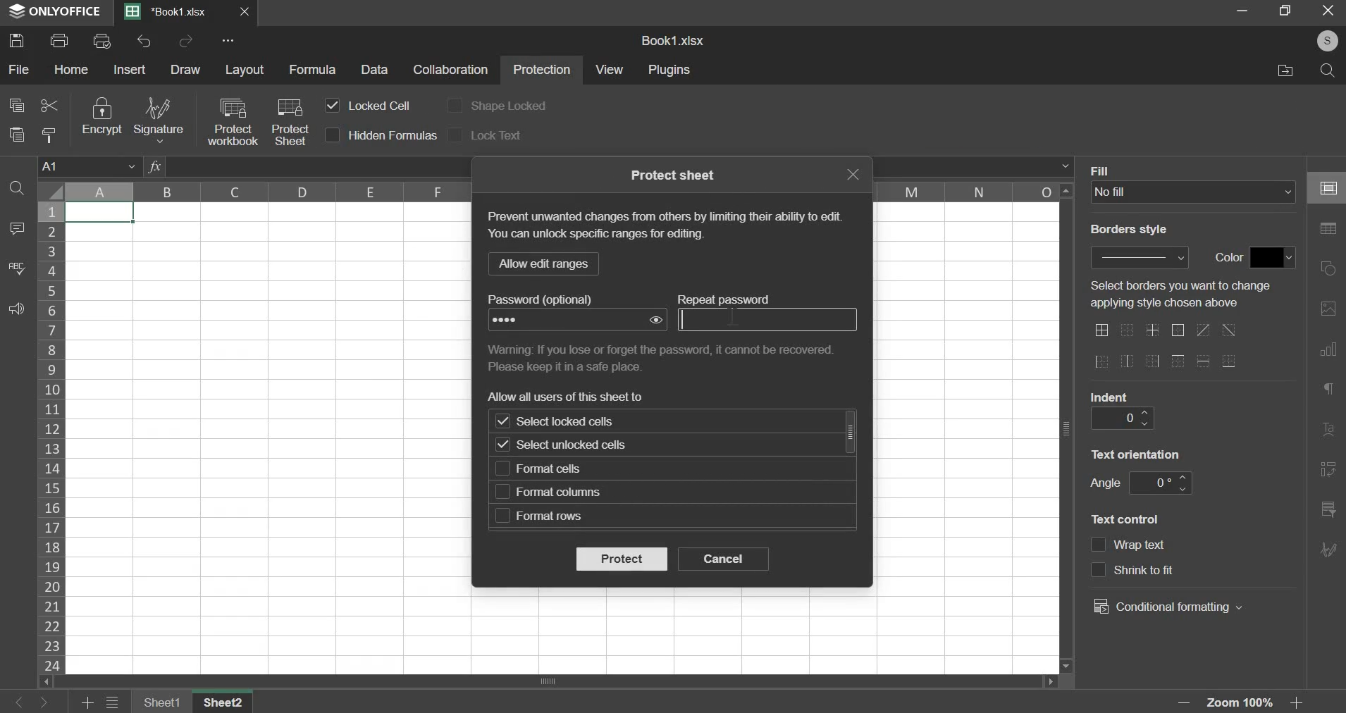 Image resolution: width=1346 pixels, height=713 pixels. I want to click on more, so click(230, 40).